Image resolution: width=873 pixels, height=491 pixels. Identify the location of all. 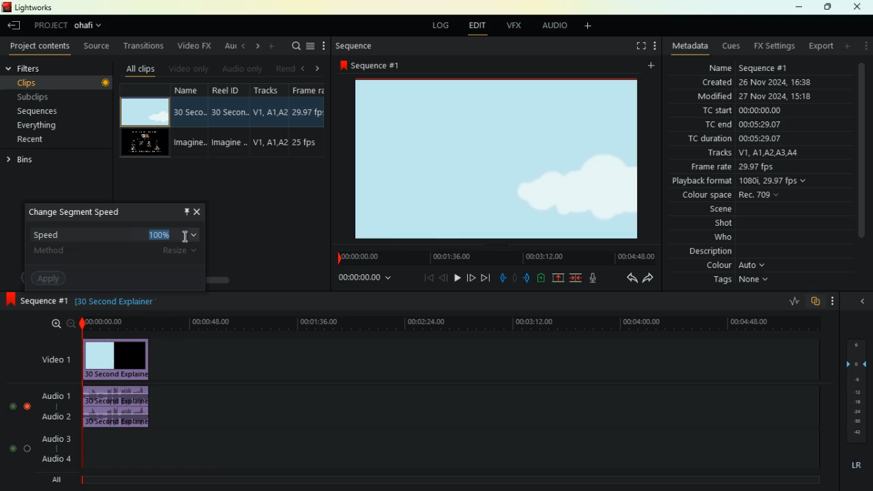
(59, 481).